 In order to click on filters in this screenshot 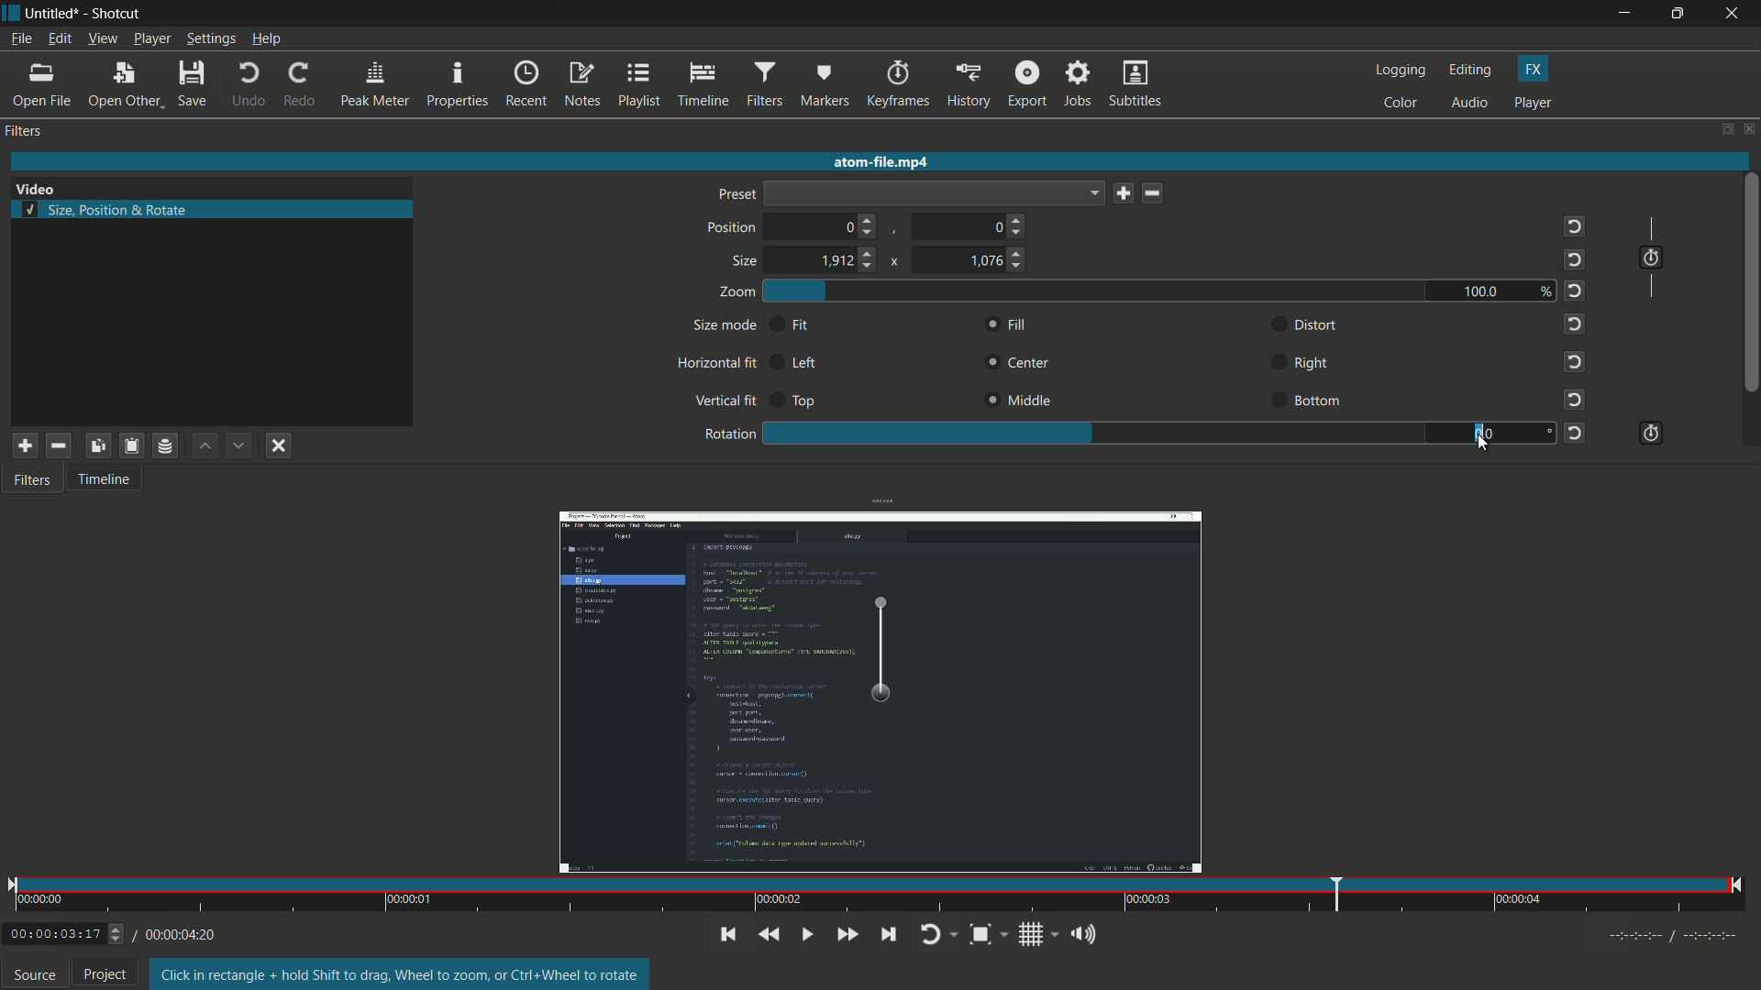, I will do `click(25, 131)`.